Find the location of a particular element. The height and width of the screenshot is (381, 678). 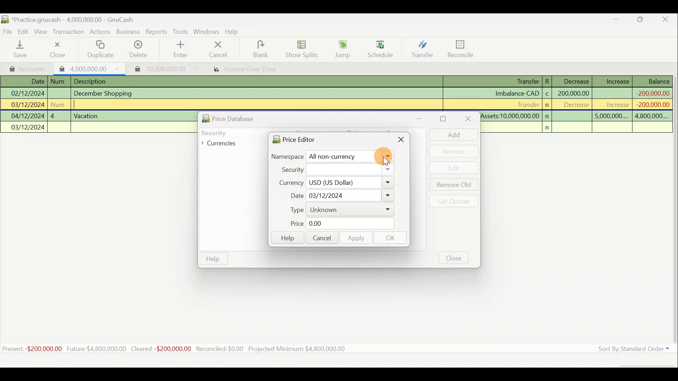

Help is located at coordinates (213, 259).